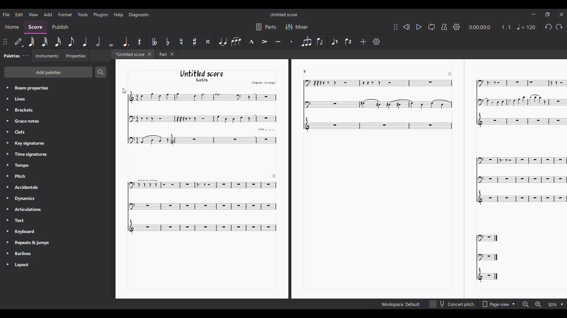 The width and height of the screenshot is (567, 318). Describe the element at coordinates (162, 54) in the screenshot. I see `Part` at that location.